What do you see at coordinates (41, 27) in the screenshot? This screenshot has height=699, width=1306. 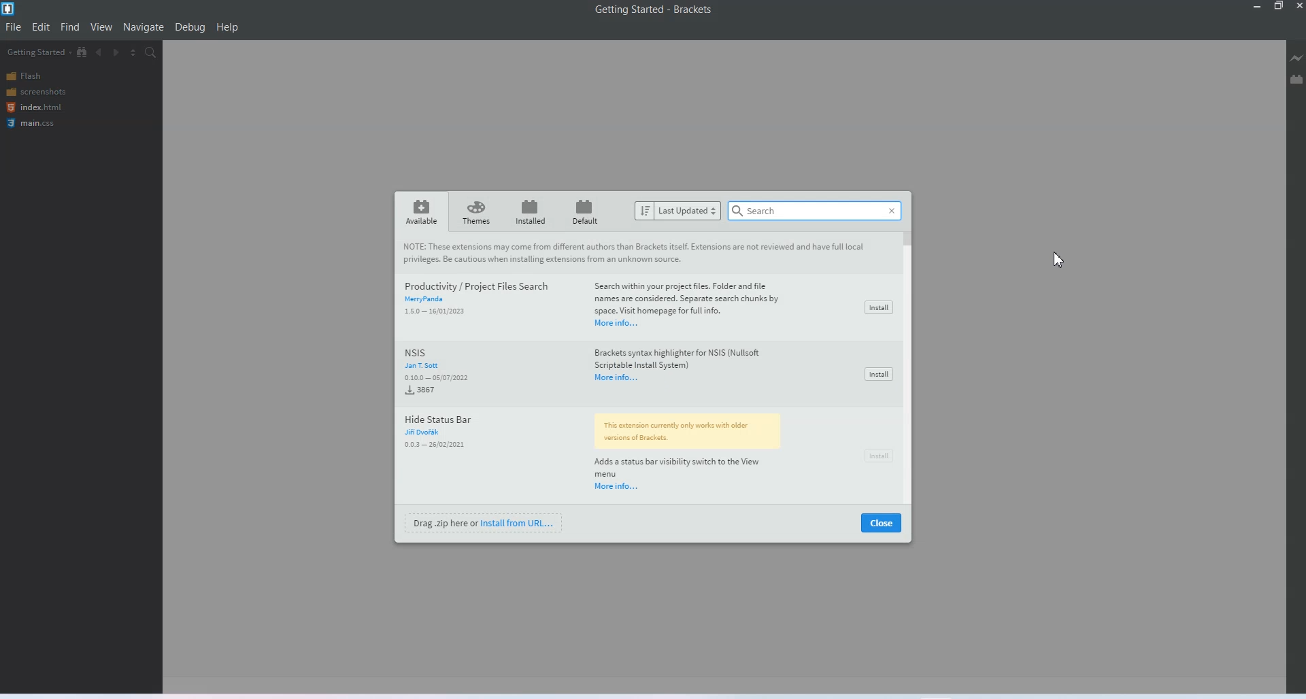 I see `Edit` at bounding box center [41, 27].